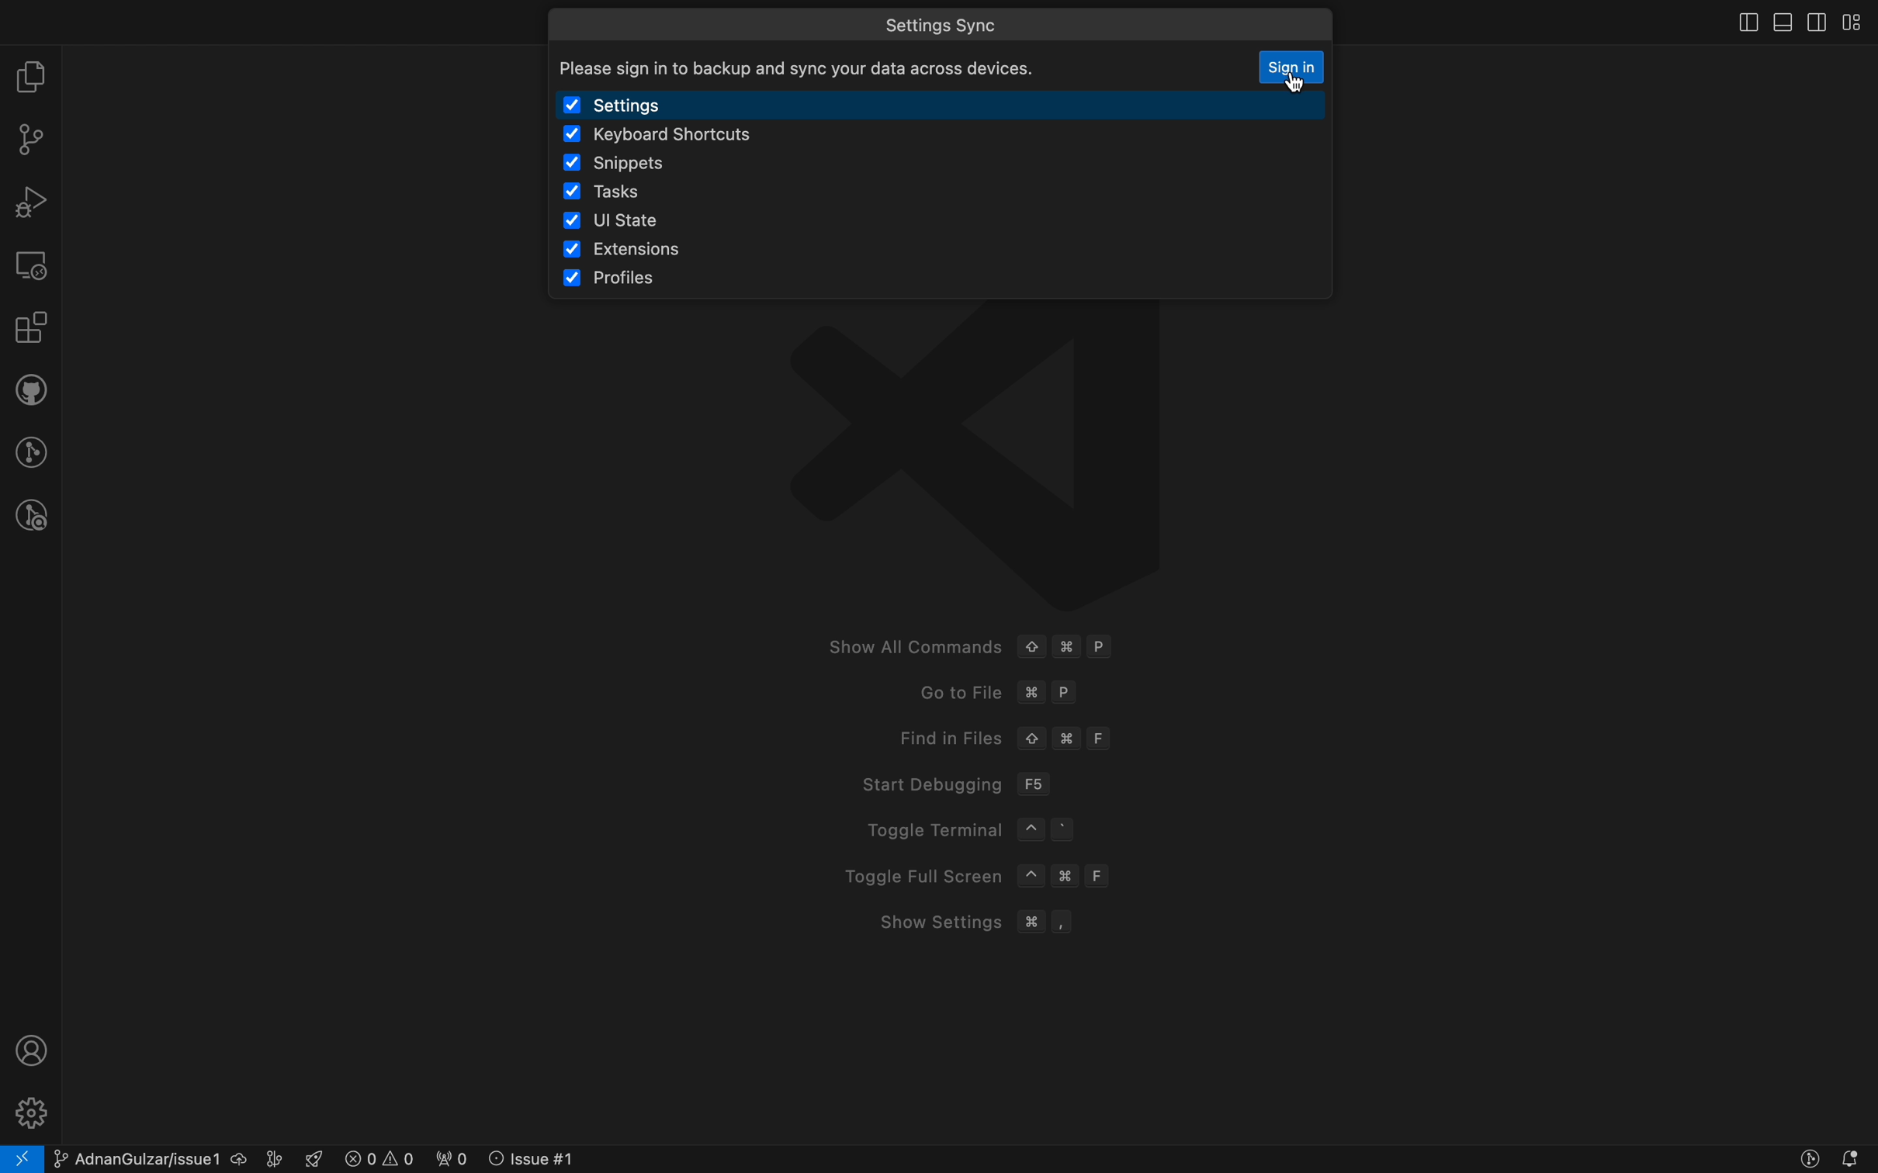  Describe the element at coordinates (30, 390) in the screenshot. I see `github pull request and issues` at that location.